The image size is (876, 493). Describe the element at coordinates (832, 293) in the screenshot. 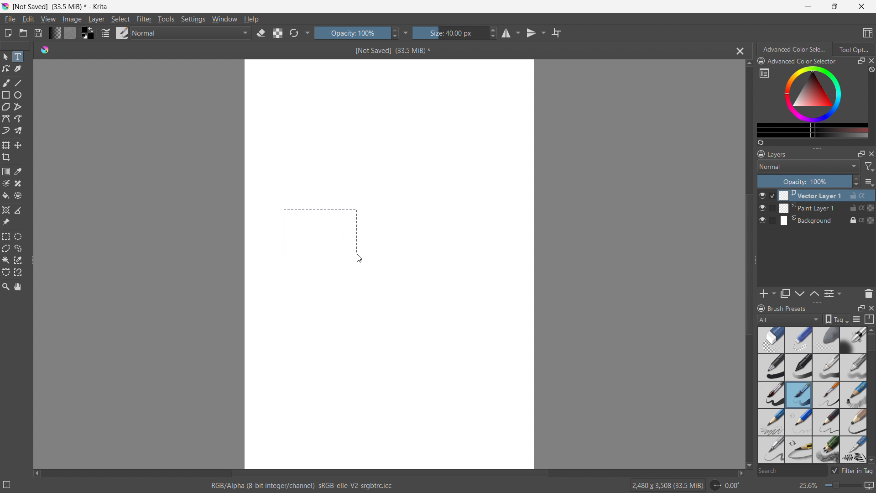

I see `view/change layer properties` at that location.